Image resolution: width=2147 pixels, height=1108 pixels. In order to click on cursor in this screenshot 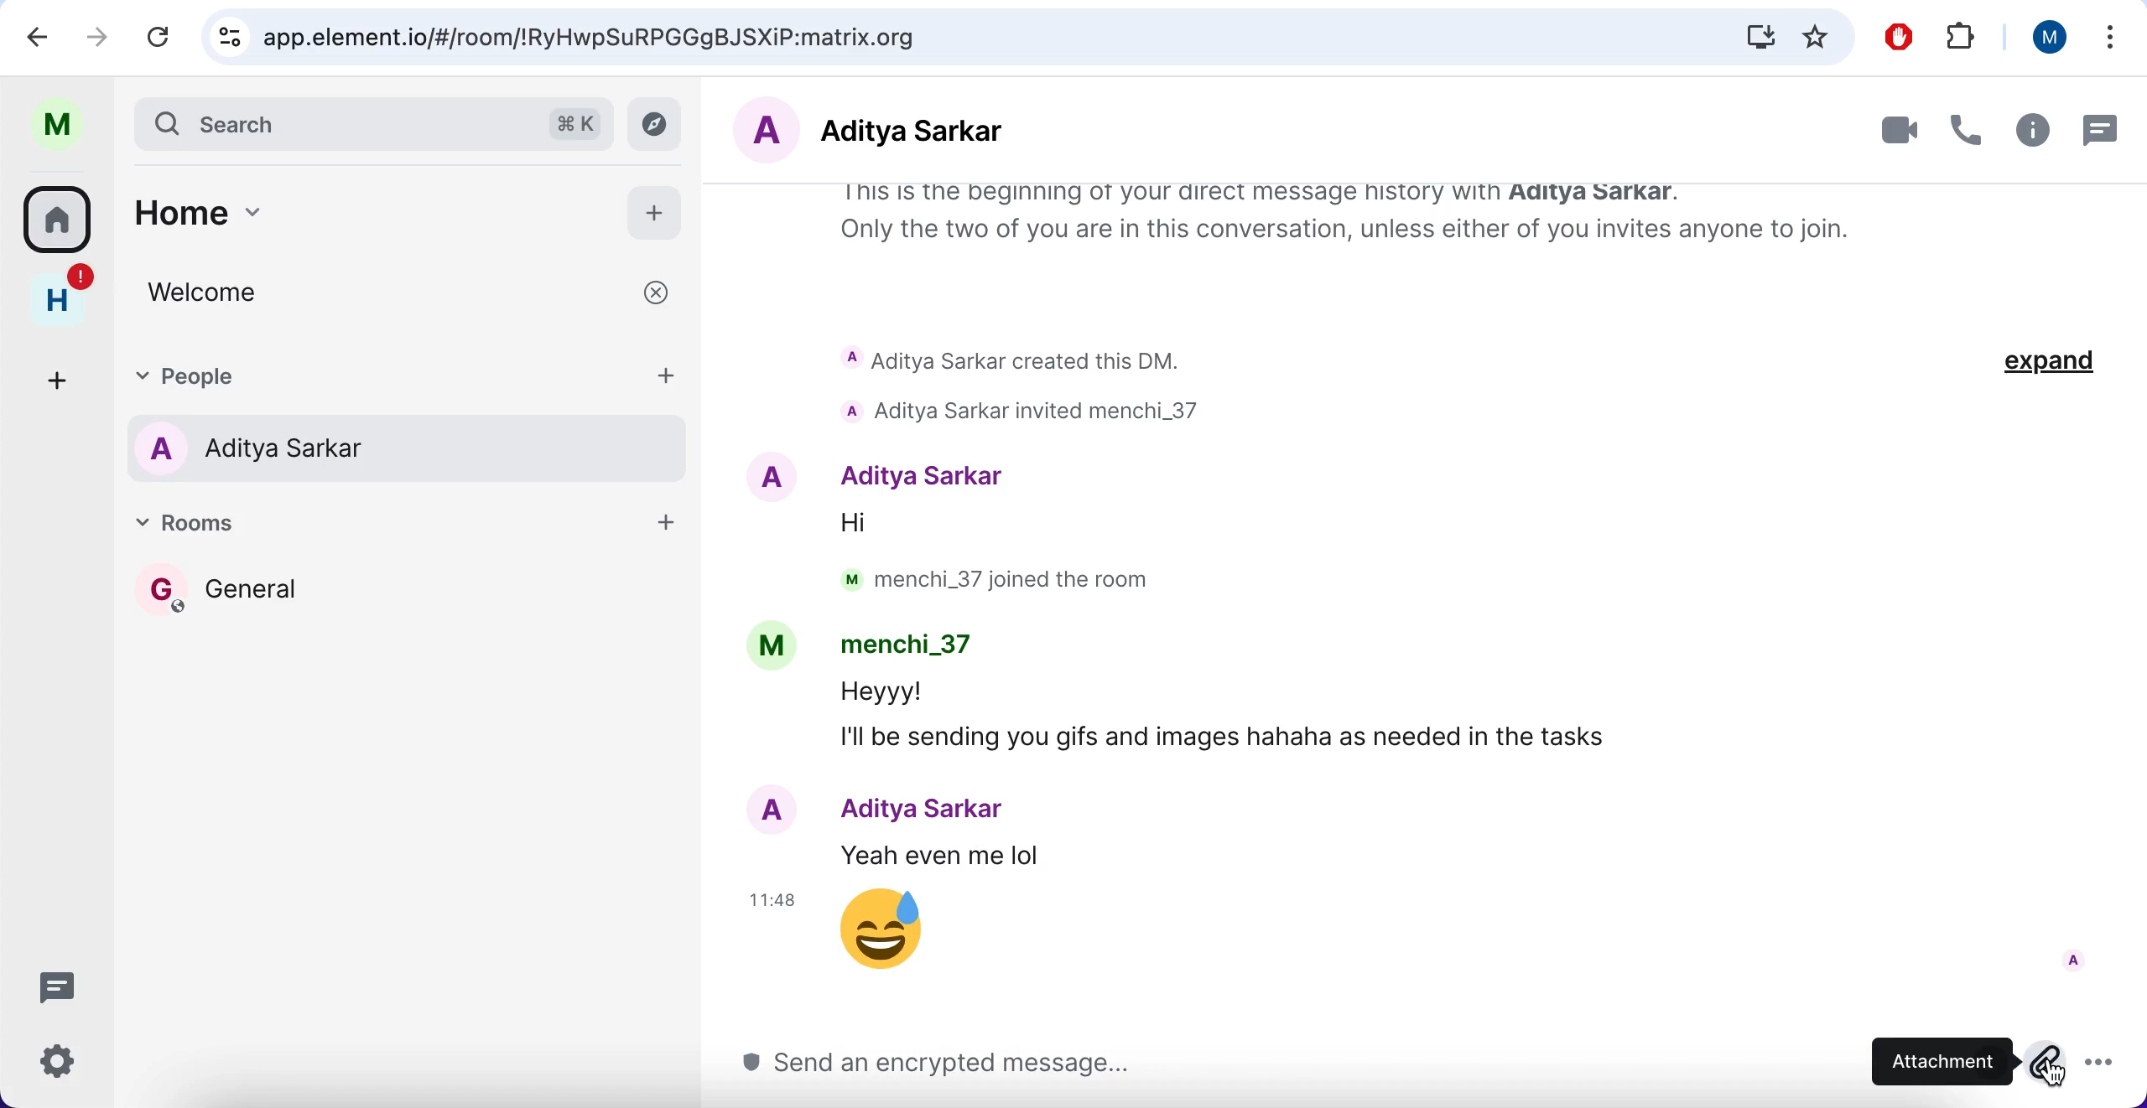, I will do `click(2046, 1074)`.